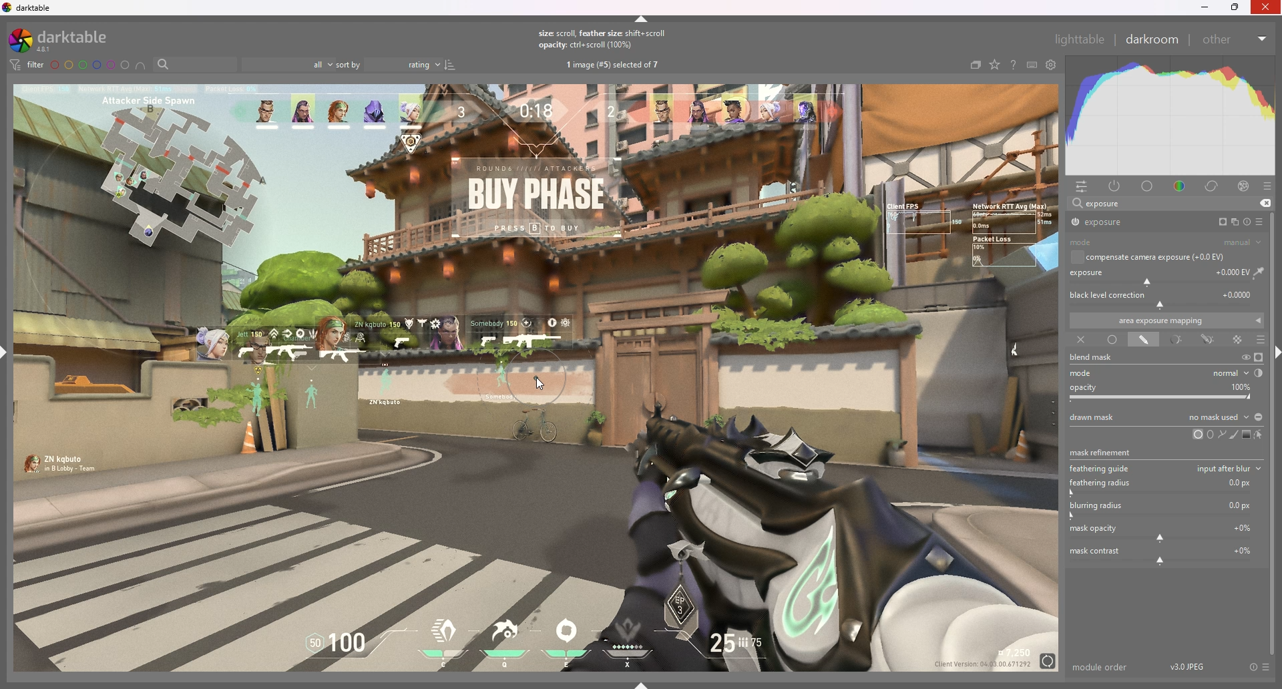 The height and width of the screenshot is (689, 1282). What do you see at coordinates (1164, 510) in the screenshot?
I see `blurring radius` at bounding box center [1164, 510].